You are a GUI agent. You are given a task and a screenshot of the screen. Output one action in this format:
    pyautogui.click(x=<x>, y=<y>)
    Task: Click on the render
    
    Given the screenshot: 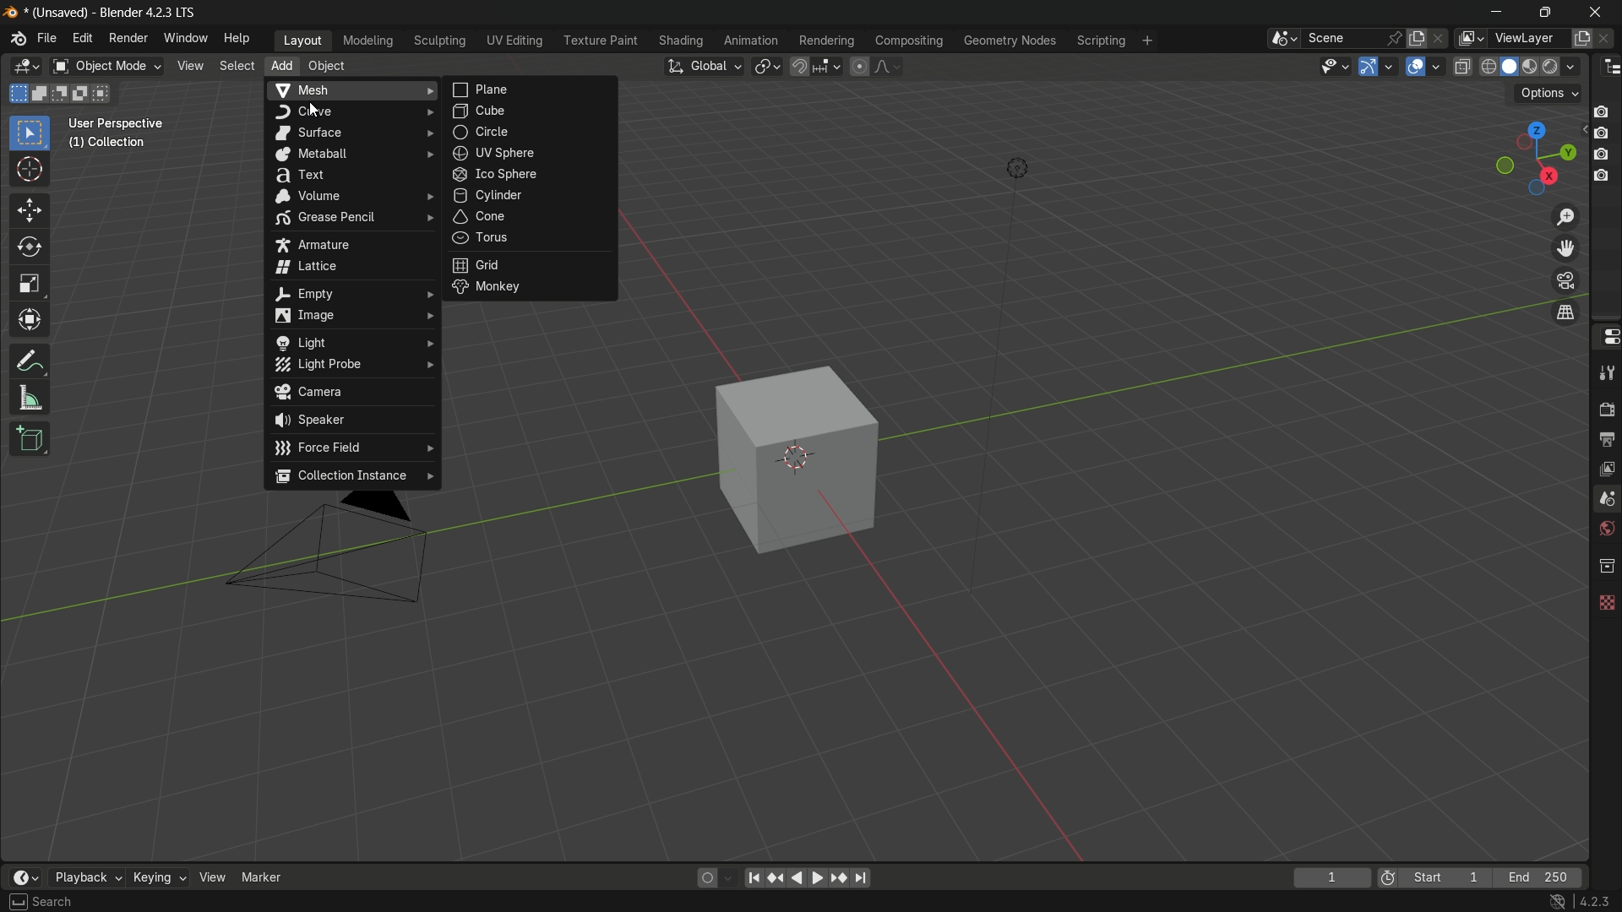 What is the action you would take?
    pyautogui.click(x=1603, y=408)
    